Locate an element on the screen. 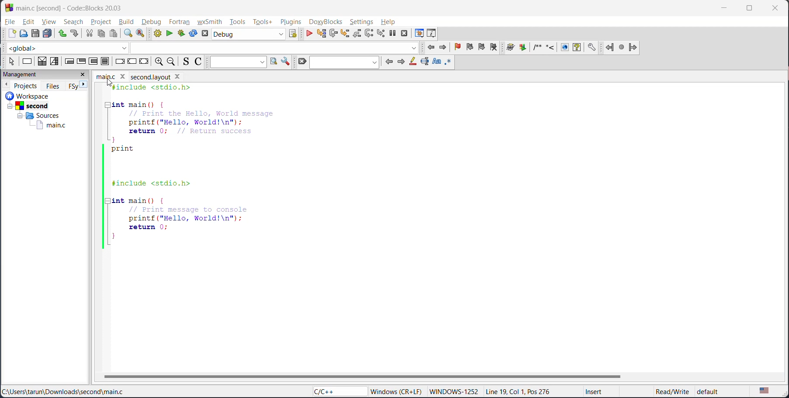 The height and width of the screenshot is (398, 789). break debugger is located at coordinates (392, 32).